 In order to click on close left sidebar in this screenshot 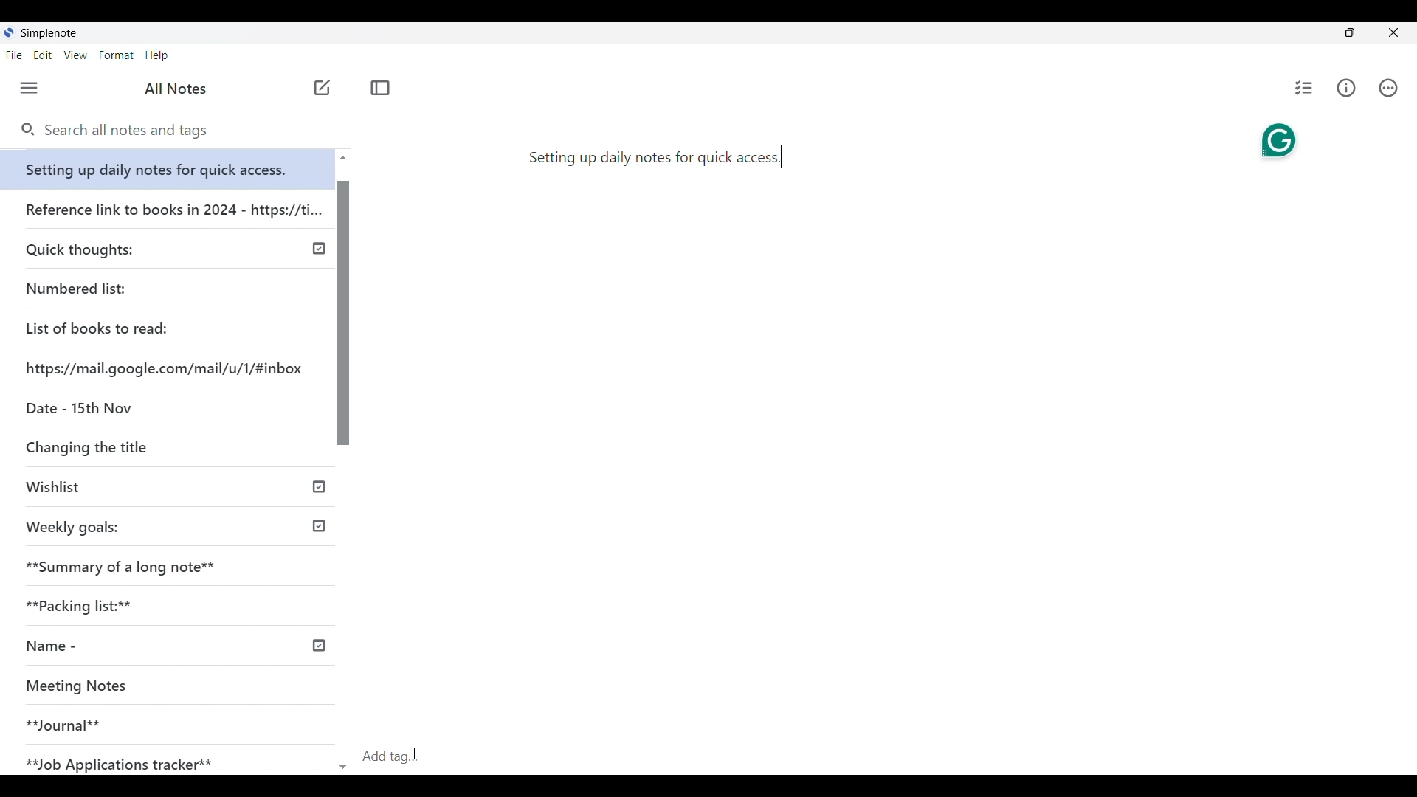, I will do `click(381, 89)`.